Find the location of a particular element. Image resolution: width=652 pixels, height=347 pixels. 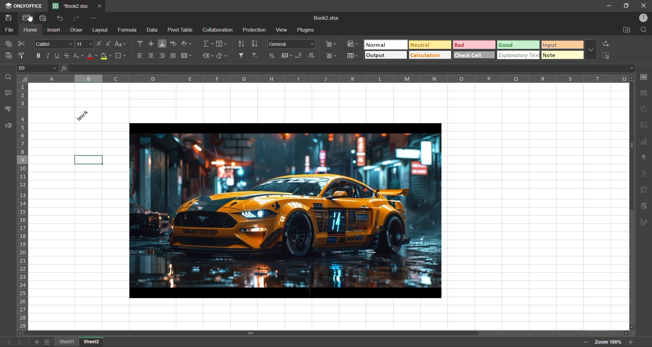

scroll down is located at coordinates (632, 327).